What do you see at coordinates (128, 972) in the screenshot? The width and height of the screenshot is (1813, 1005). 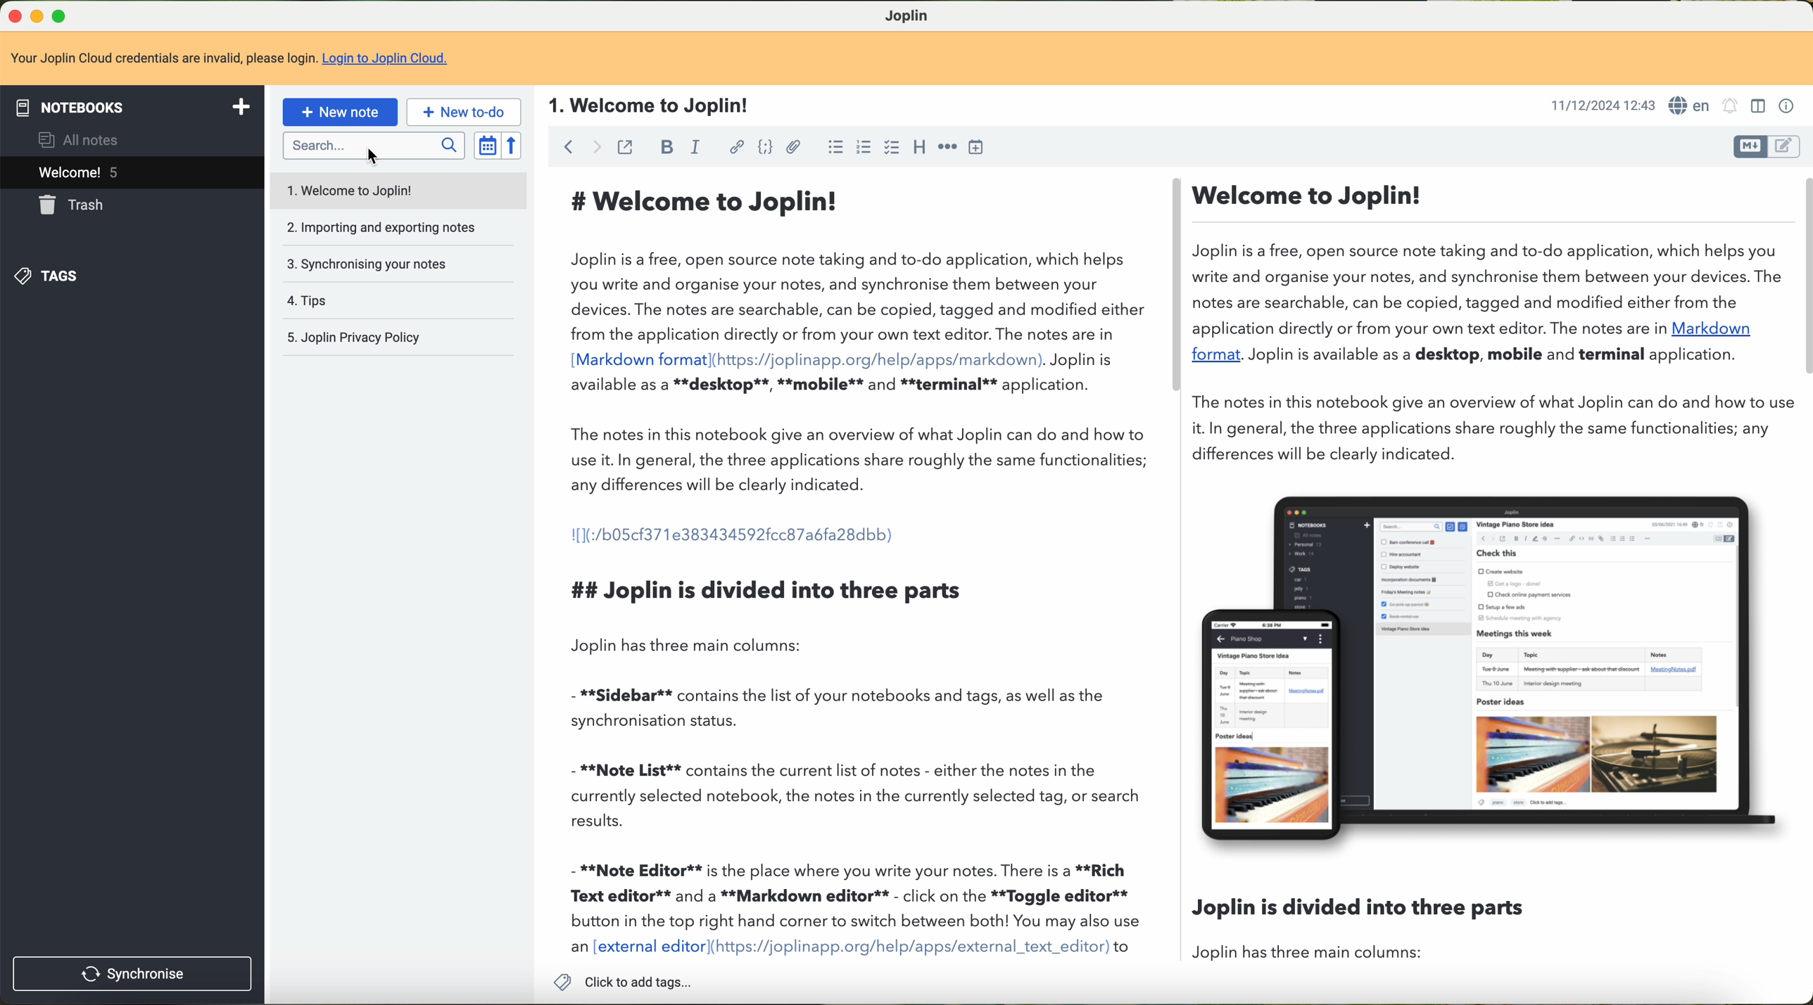 I see `synchronise` at bounding box center [128, 972].